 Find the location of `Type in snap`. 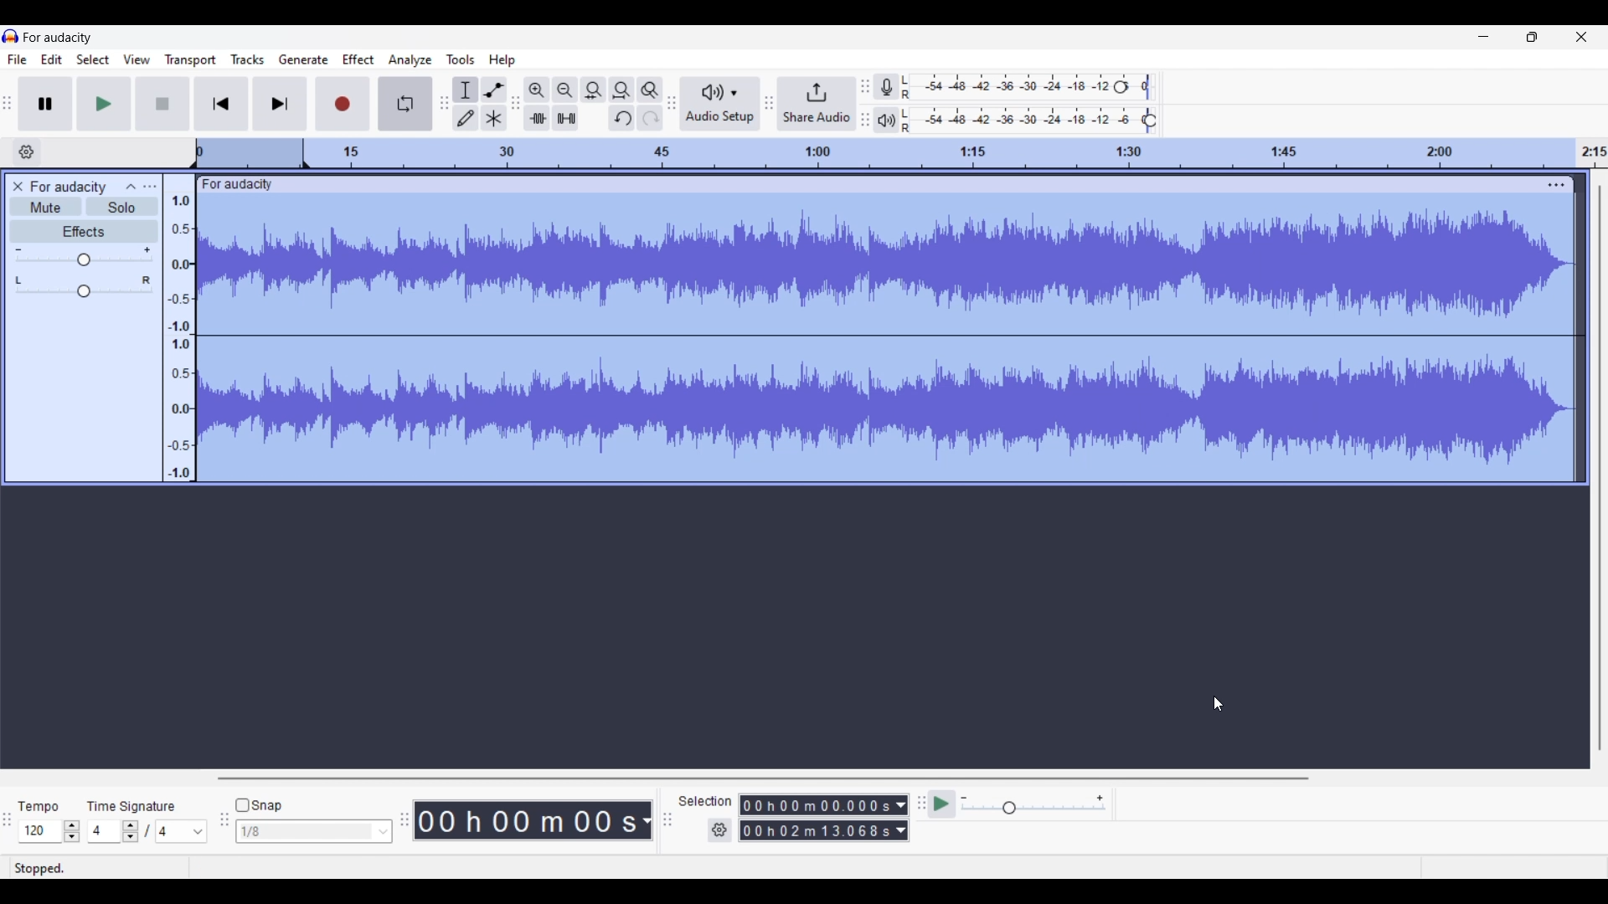

Type in snap is located at coordinates (306, 832).